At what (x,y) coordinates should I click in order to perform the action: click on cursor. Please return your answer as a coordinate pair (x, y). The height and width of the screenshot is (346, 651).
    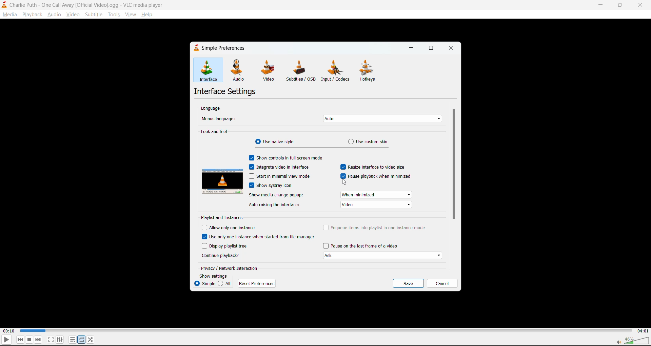
    Looking at the image, I should click on (344, 182).